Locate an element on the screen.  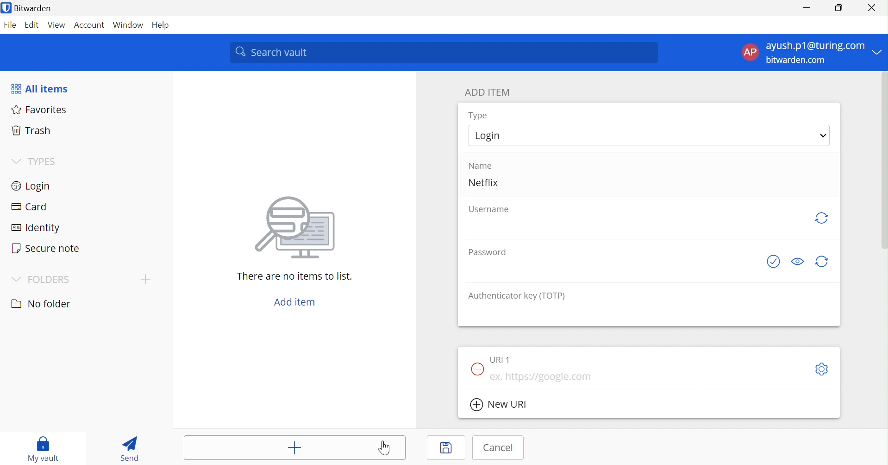
Cursor is located at coordinates (384, 448).